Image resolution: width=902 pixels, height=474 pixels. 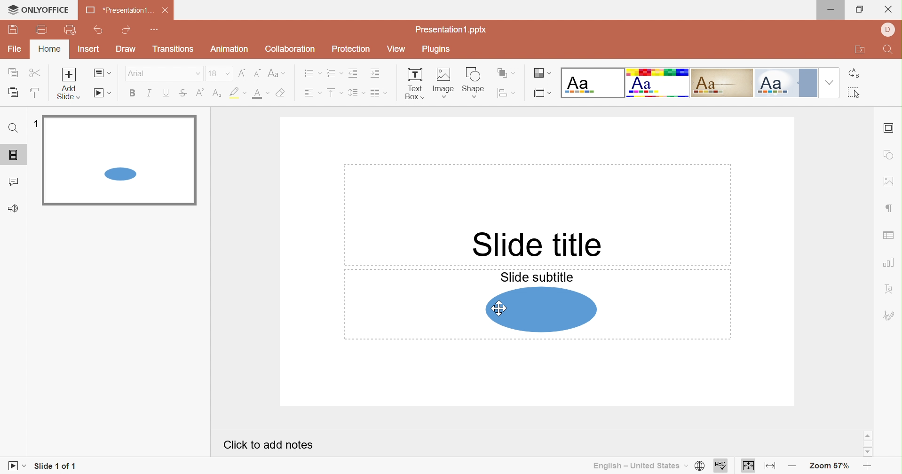 What do you see at coordinates (260, 94) in the screenshot?
I see `Font color` at bounding box center [260, 94].